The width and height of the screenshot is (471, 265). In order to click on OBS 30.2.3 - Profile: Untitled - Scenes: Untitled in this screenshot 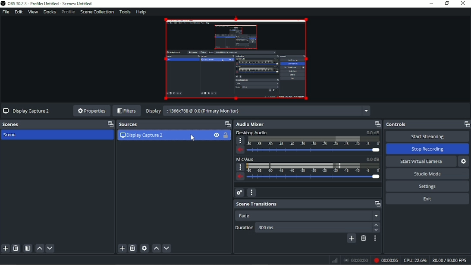, I will do `click(50, 3)`.